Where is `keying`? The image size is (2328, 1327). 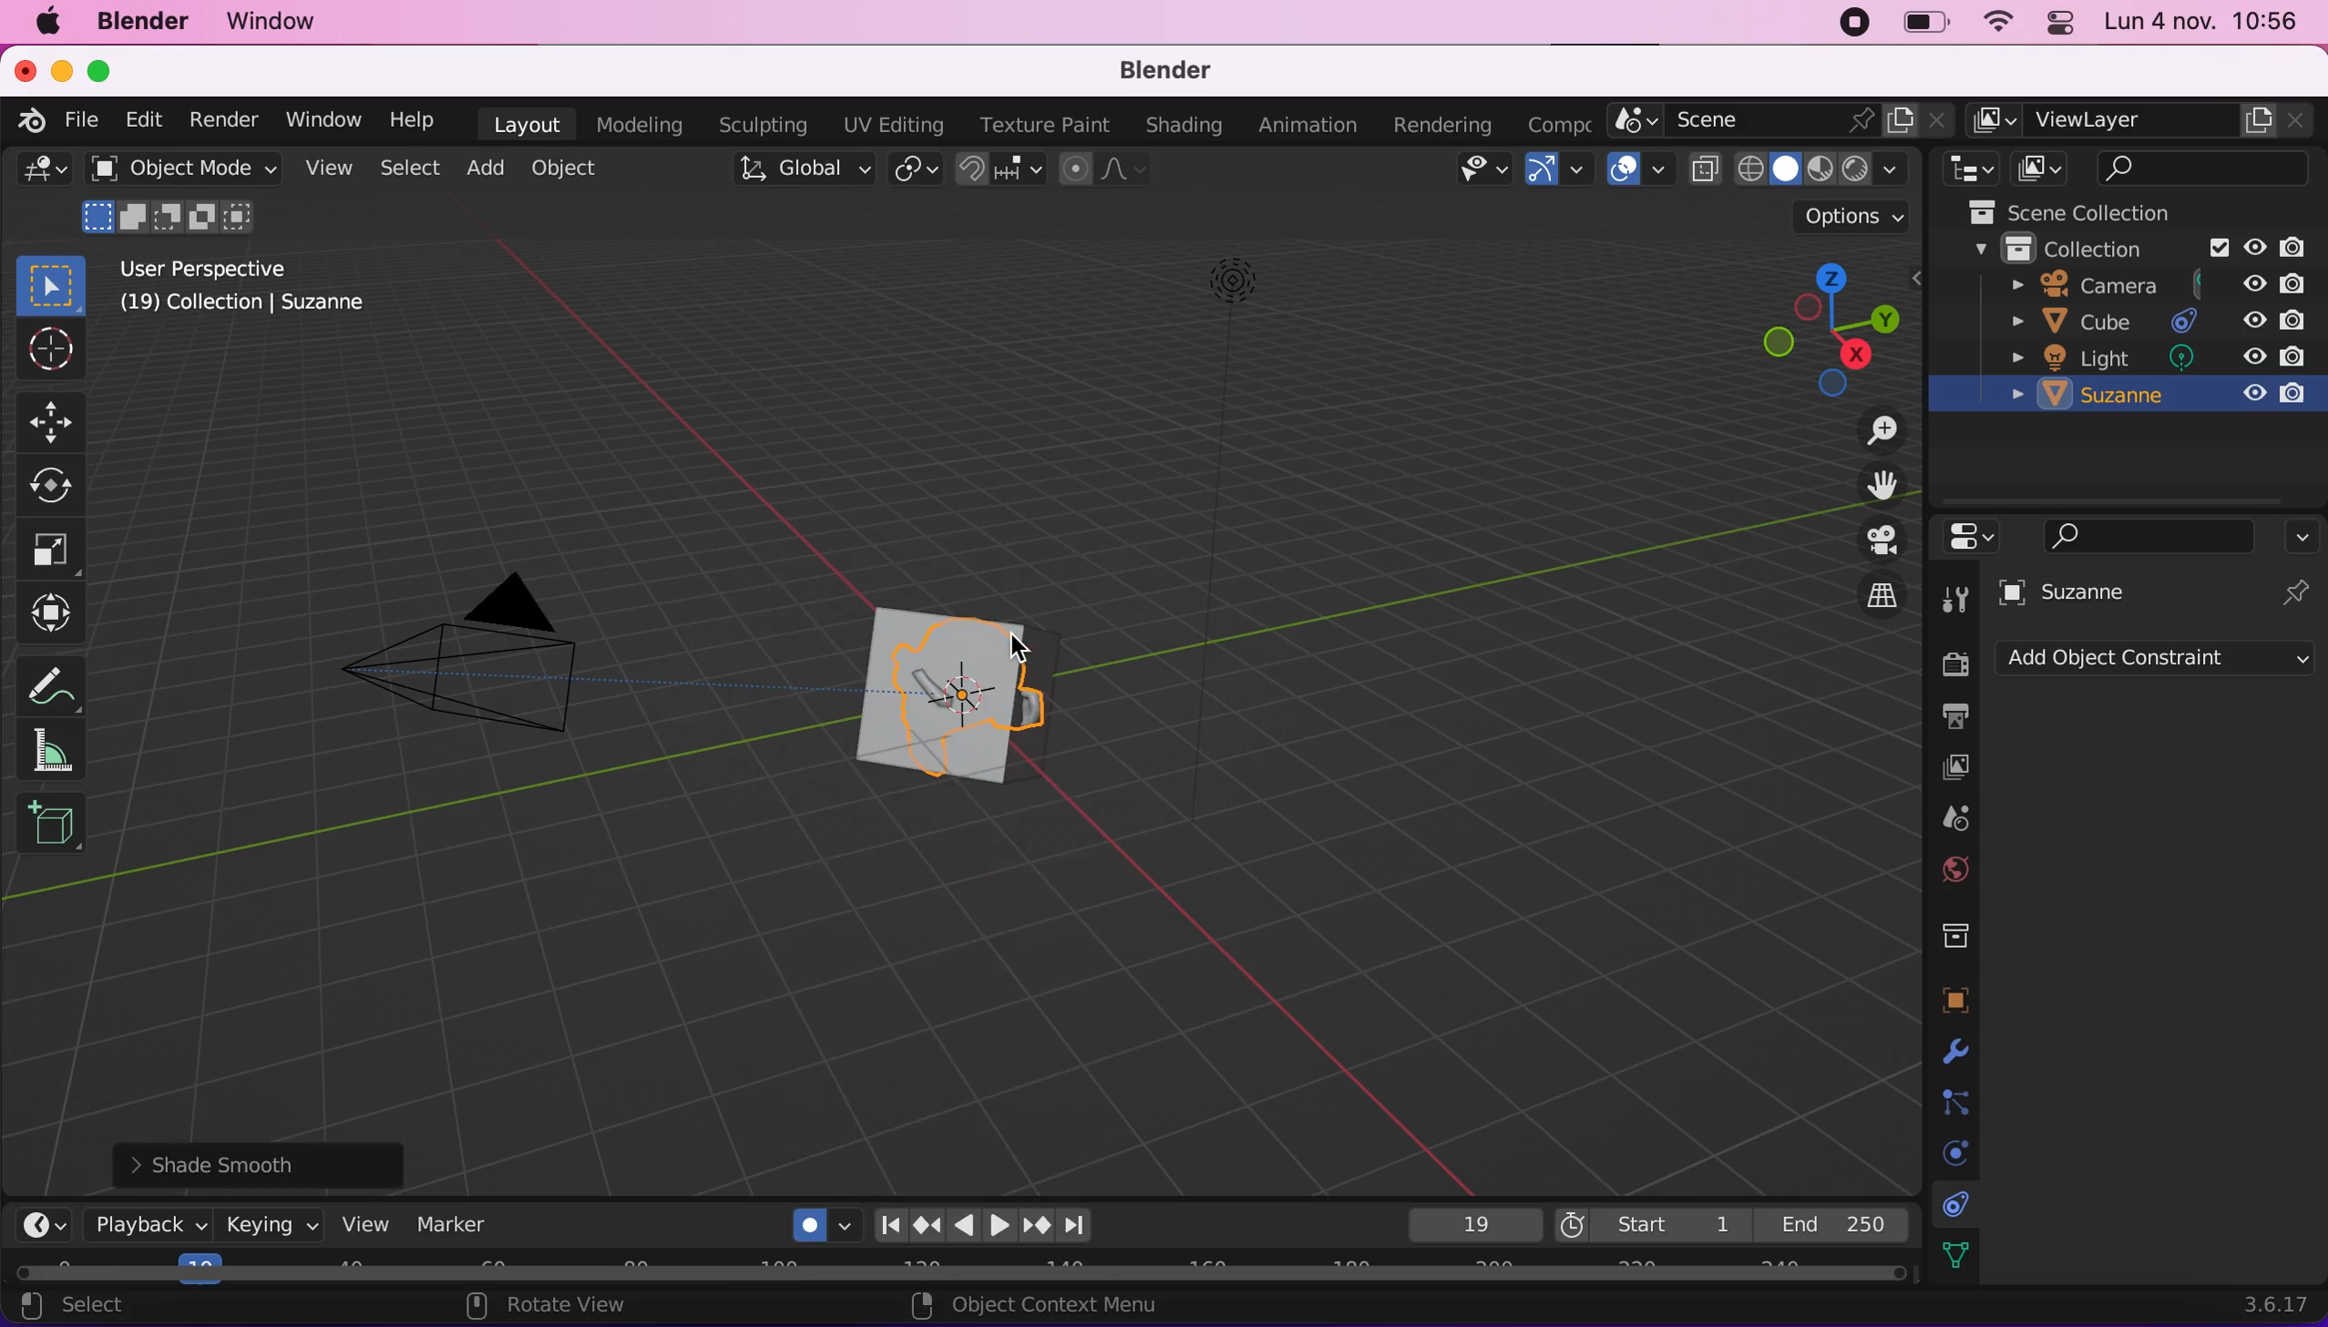 keying is located at coordinates (272, 1229).